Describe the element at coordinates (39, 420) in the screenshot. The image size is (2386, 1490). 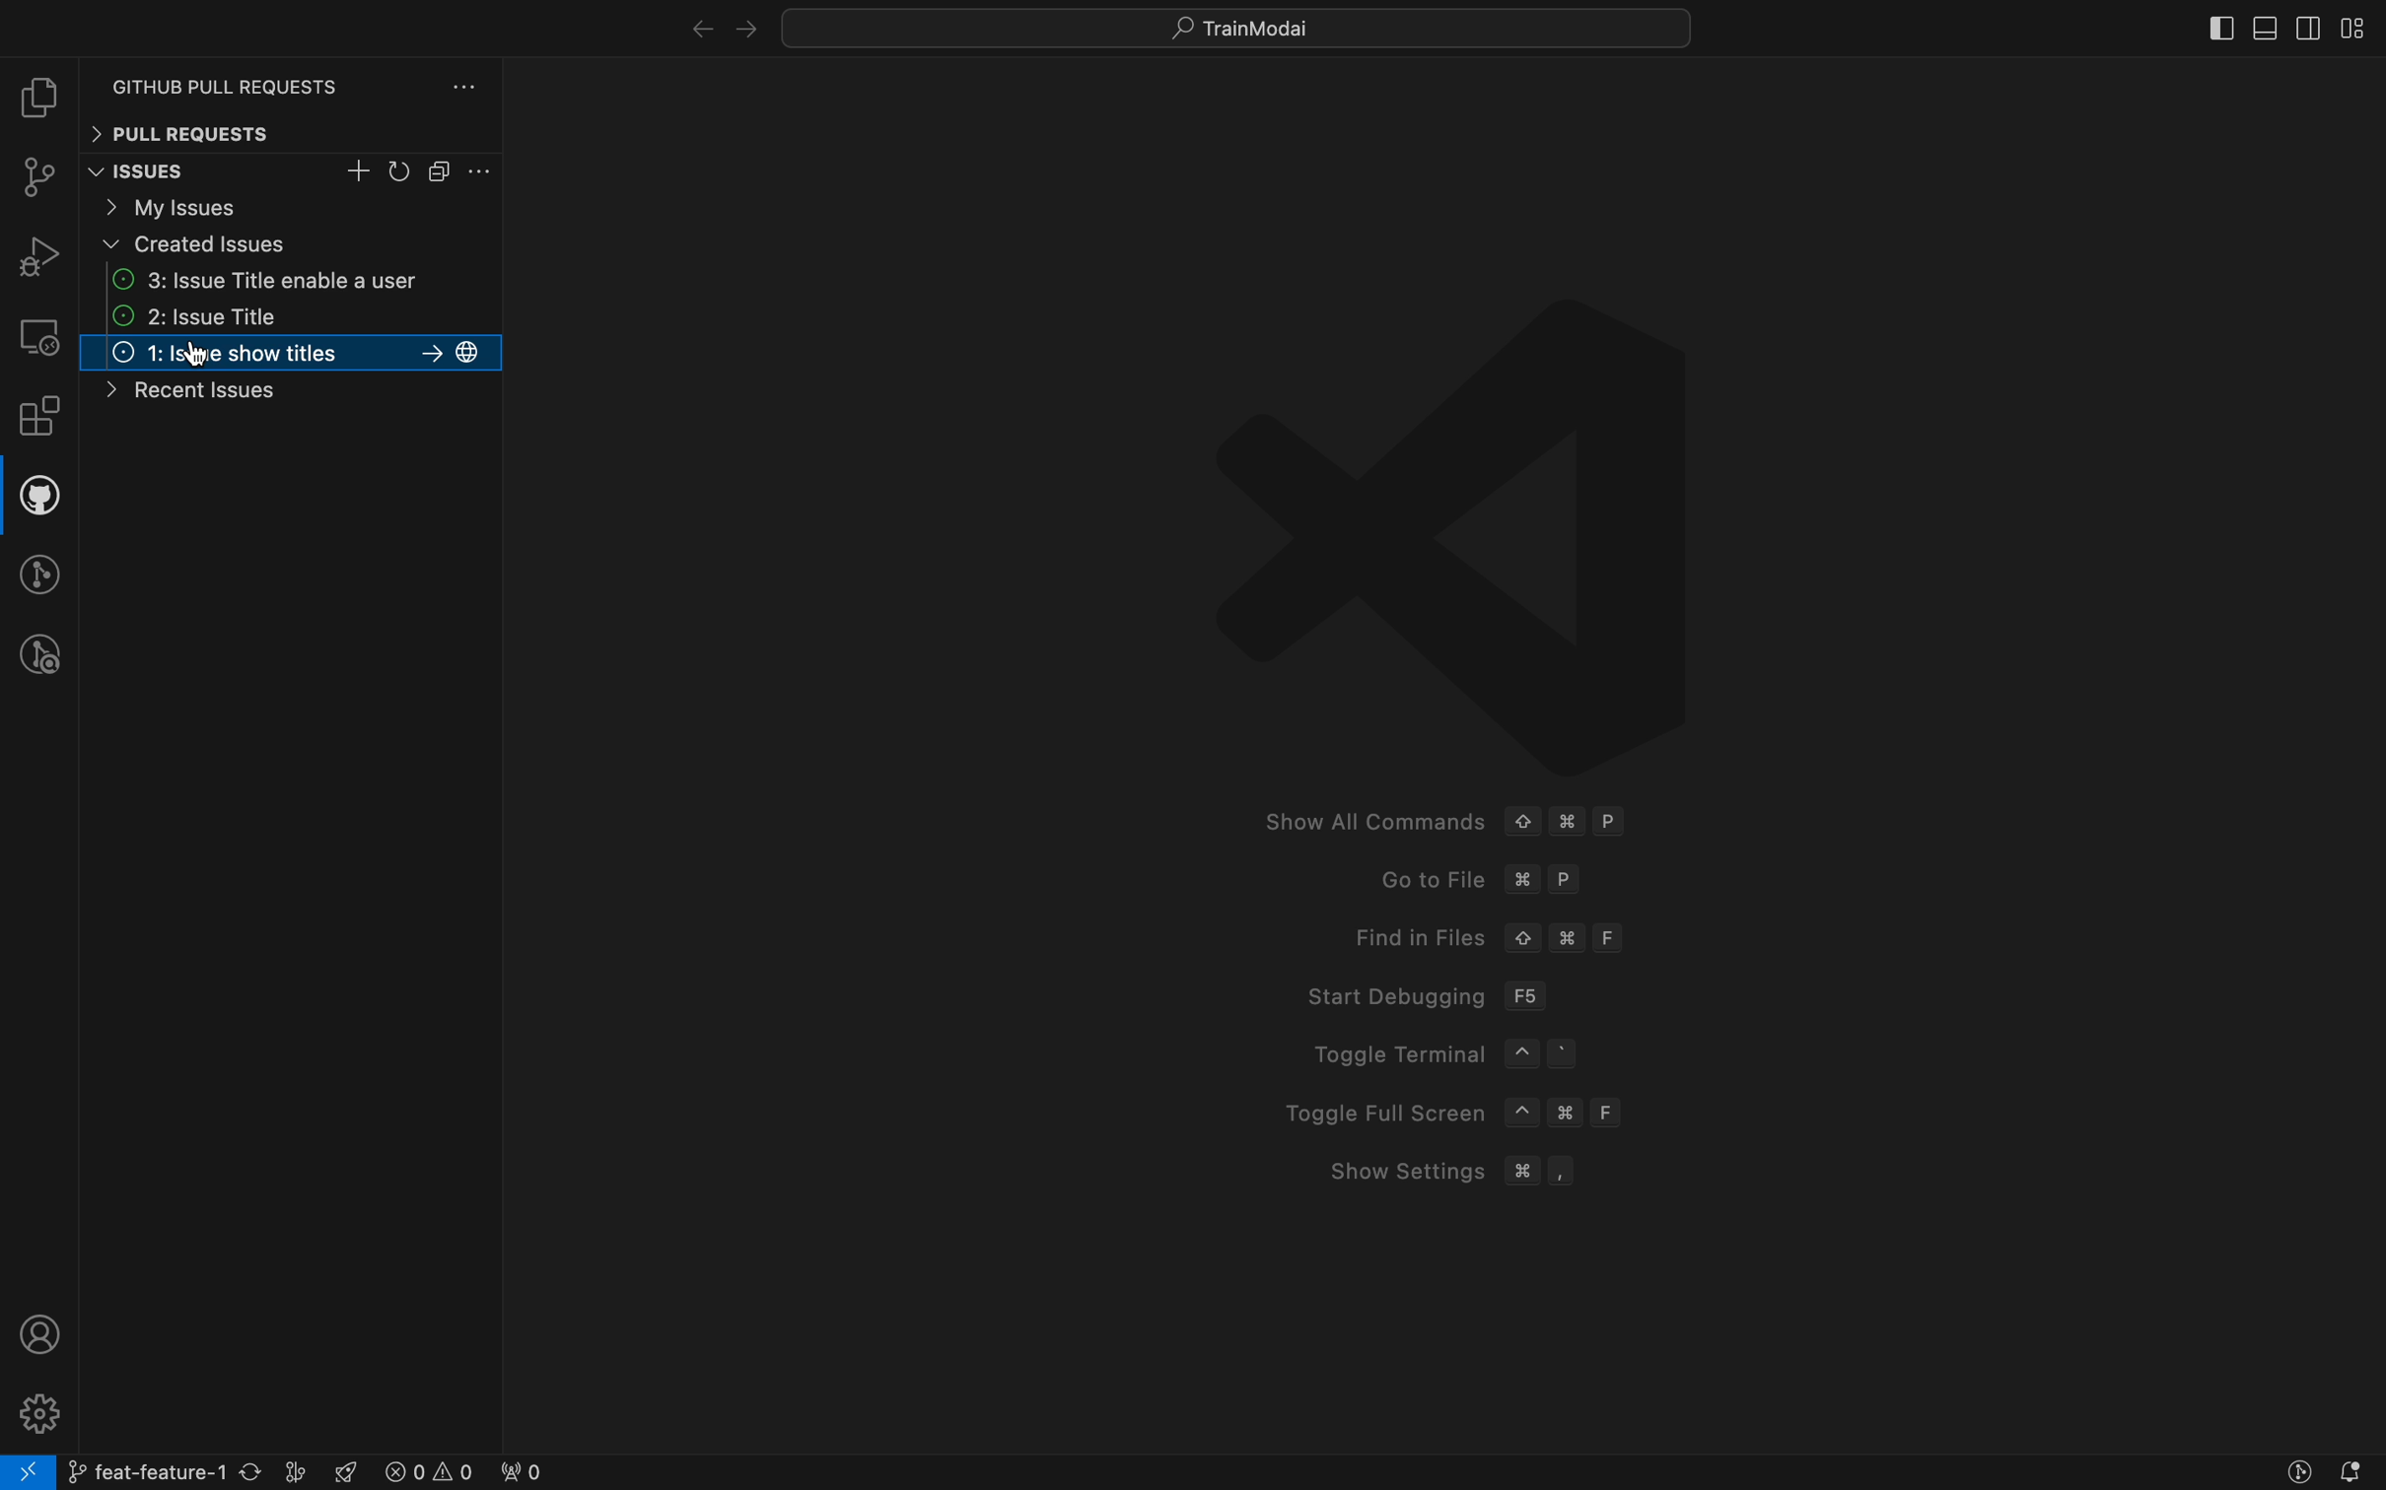
I see `Extensions` at that location.